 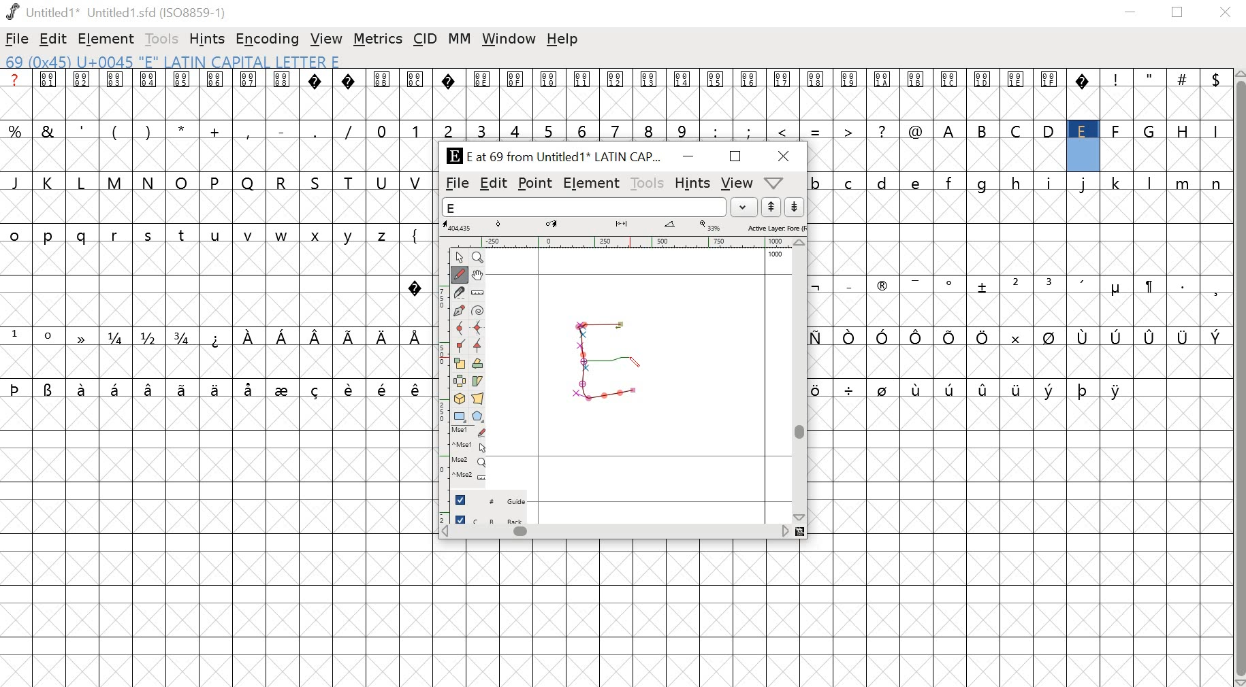 I want to click on view, so click(x=327, y=39).